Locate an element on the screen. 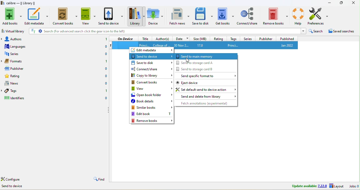  remove books is located at coordinates (152, 121).